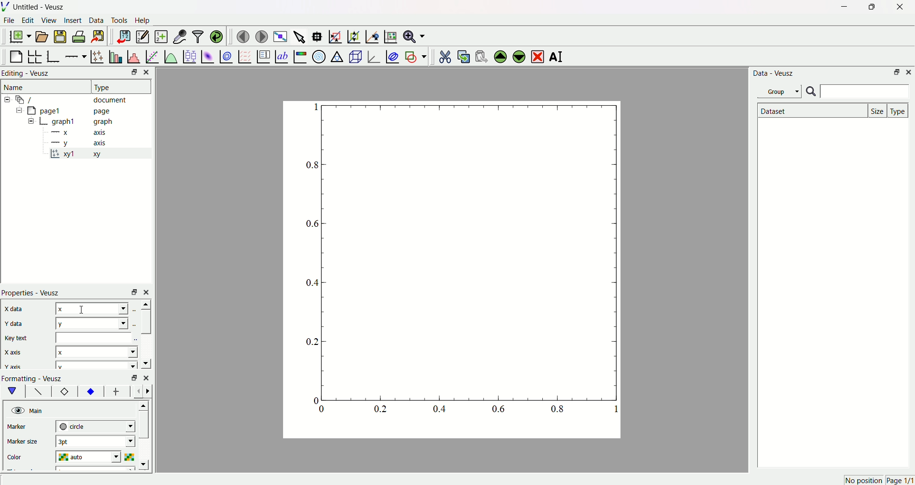  Describe the element at coordinates (144, 304) in the screenshot. I see `move up` at that location.